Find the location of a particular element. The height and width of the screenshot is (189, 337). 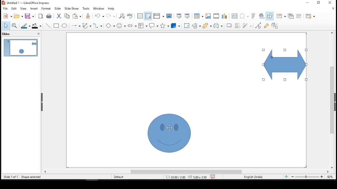

format is located at coordinates (47, 9).